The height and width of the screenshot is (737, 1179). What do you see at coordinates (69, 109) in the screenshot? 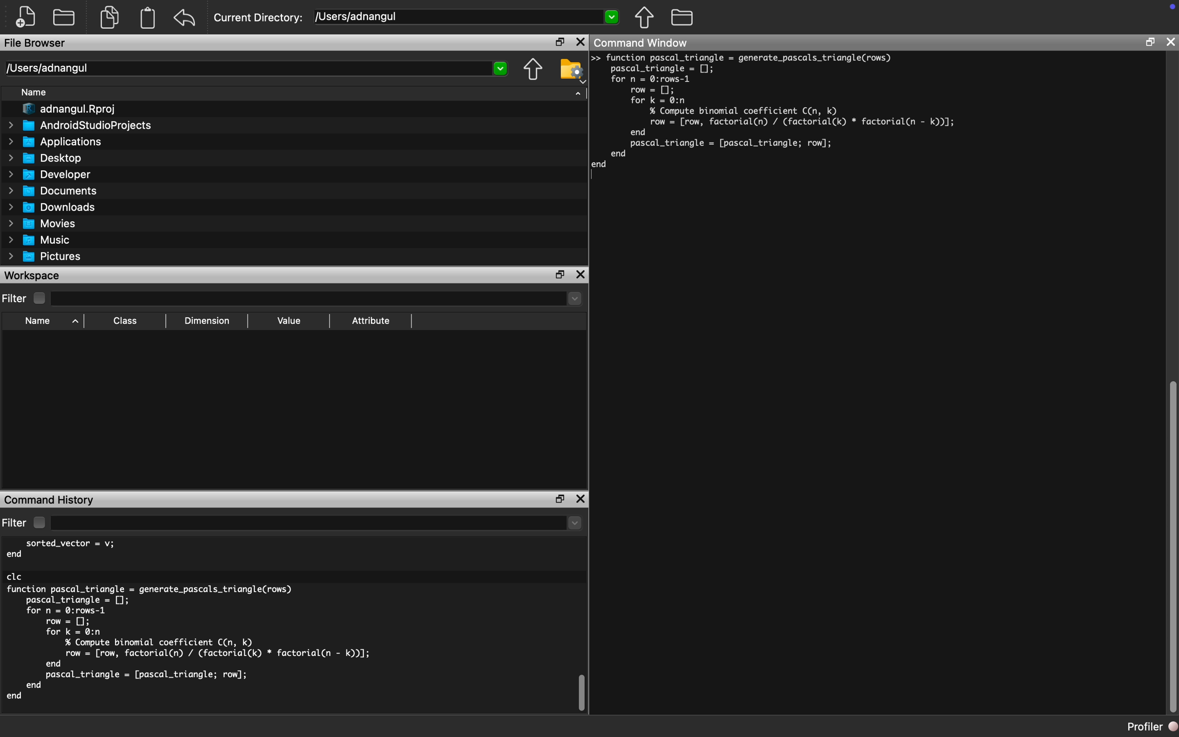
I see `adnangul.Rproj` at bounding box center [69, 109].